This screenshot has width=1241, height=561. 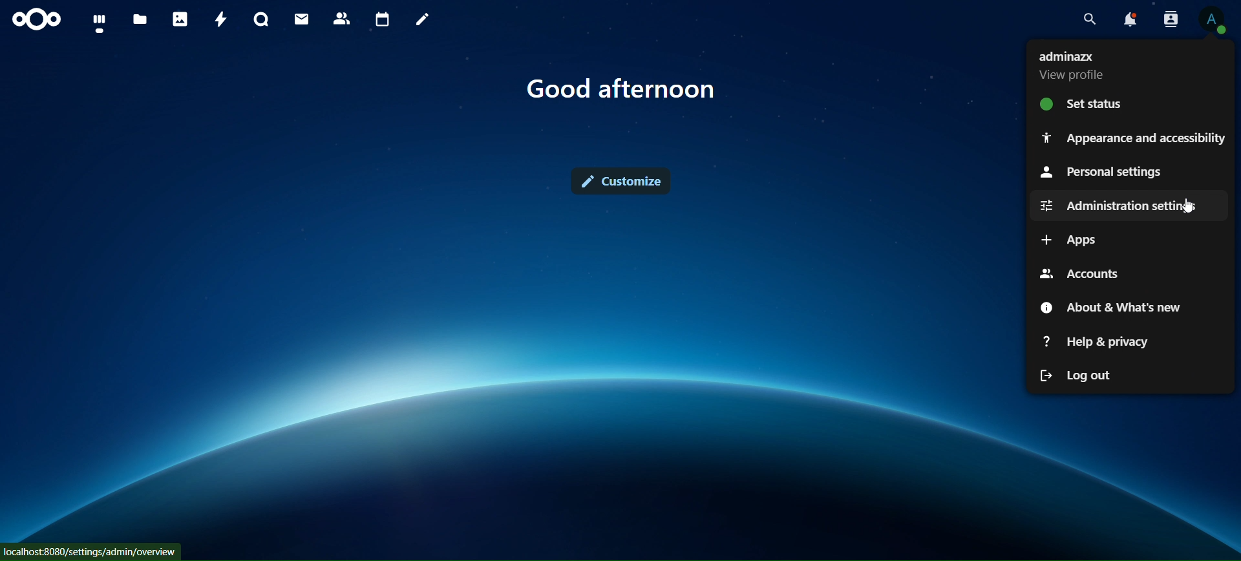 I want to click on dashboard, so click(x=98, y=23).